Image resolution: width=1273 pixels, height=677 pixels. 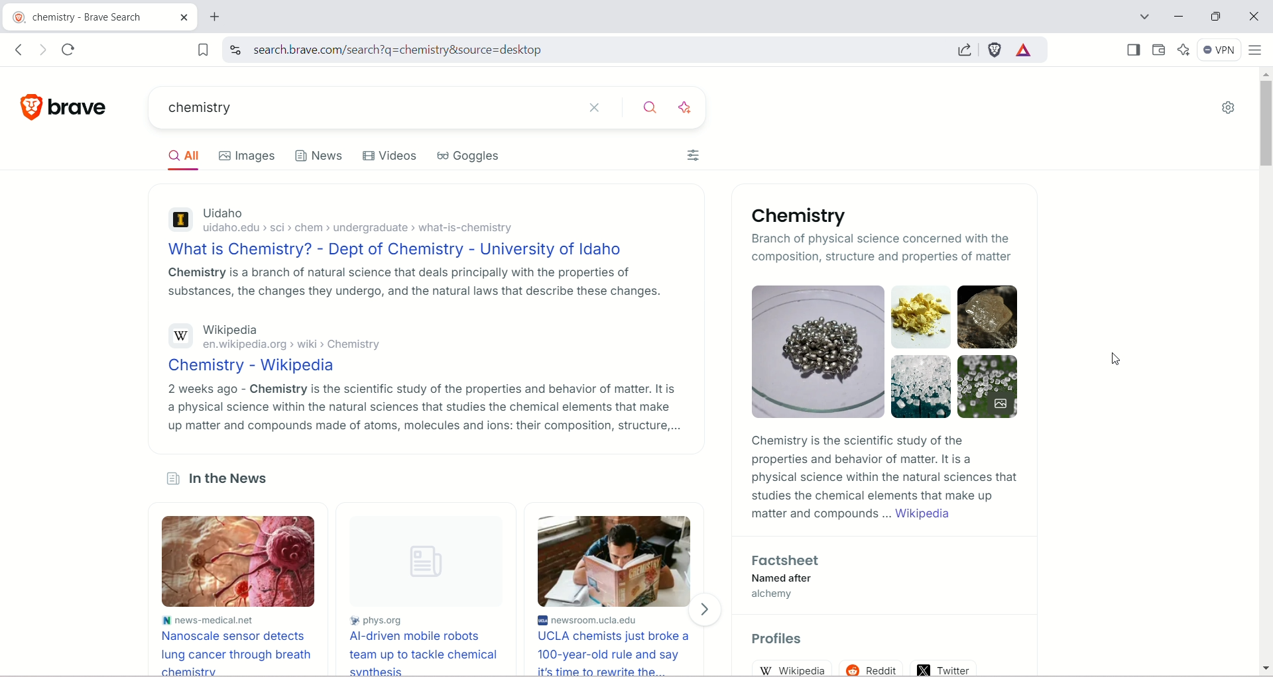 What do you see at coordinates (648, 109) in the screenshot?
I see `search` at bounding box center [648, 109].